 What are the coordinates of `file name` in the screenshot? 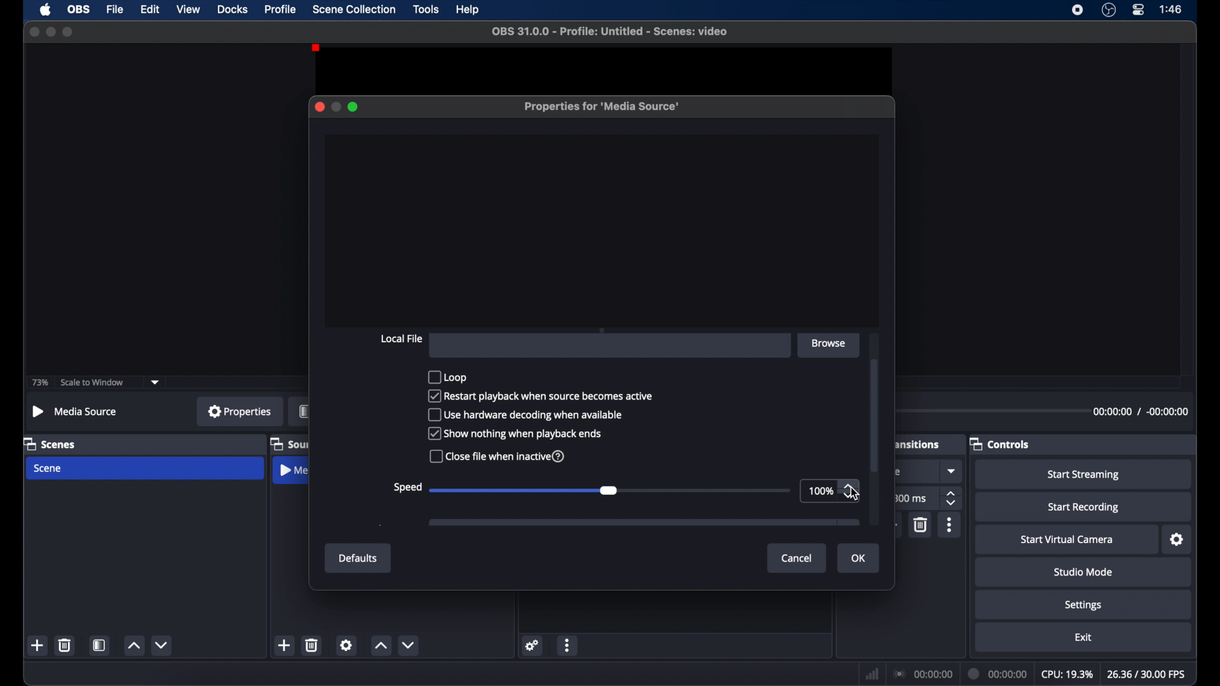 It's located at (613, 32).